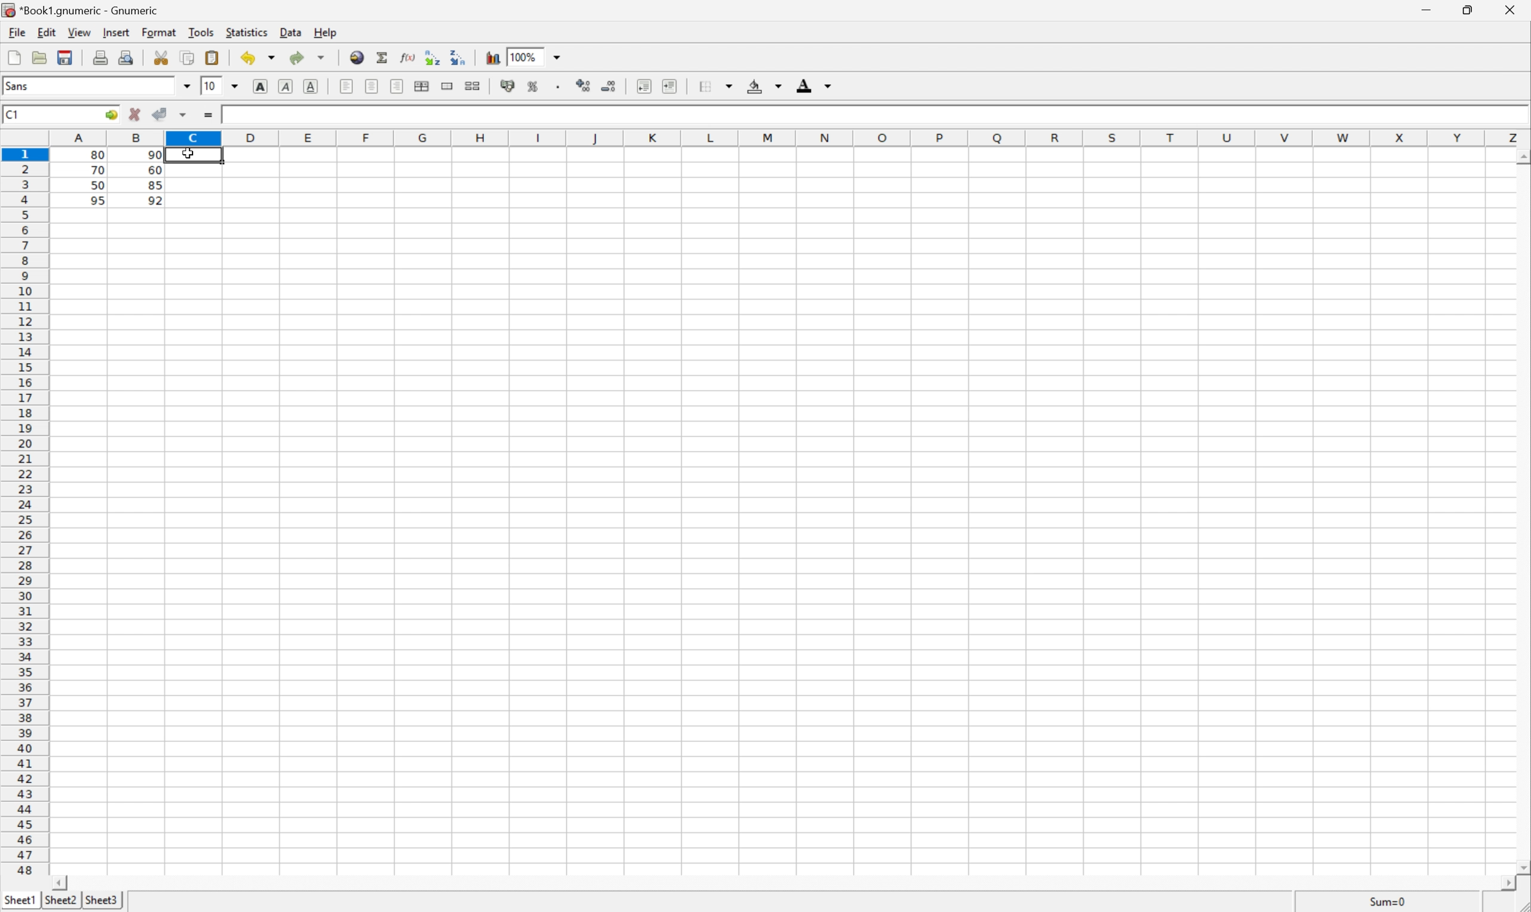 The height and width of the screenshot is (912, 1531). What do you see at coordinates (154, 155) in the screenshot?
I see `90` at bounding box center [154, 155].